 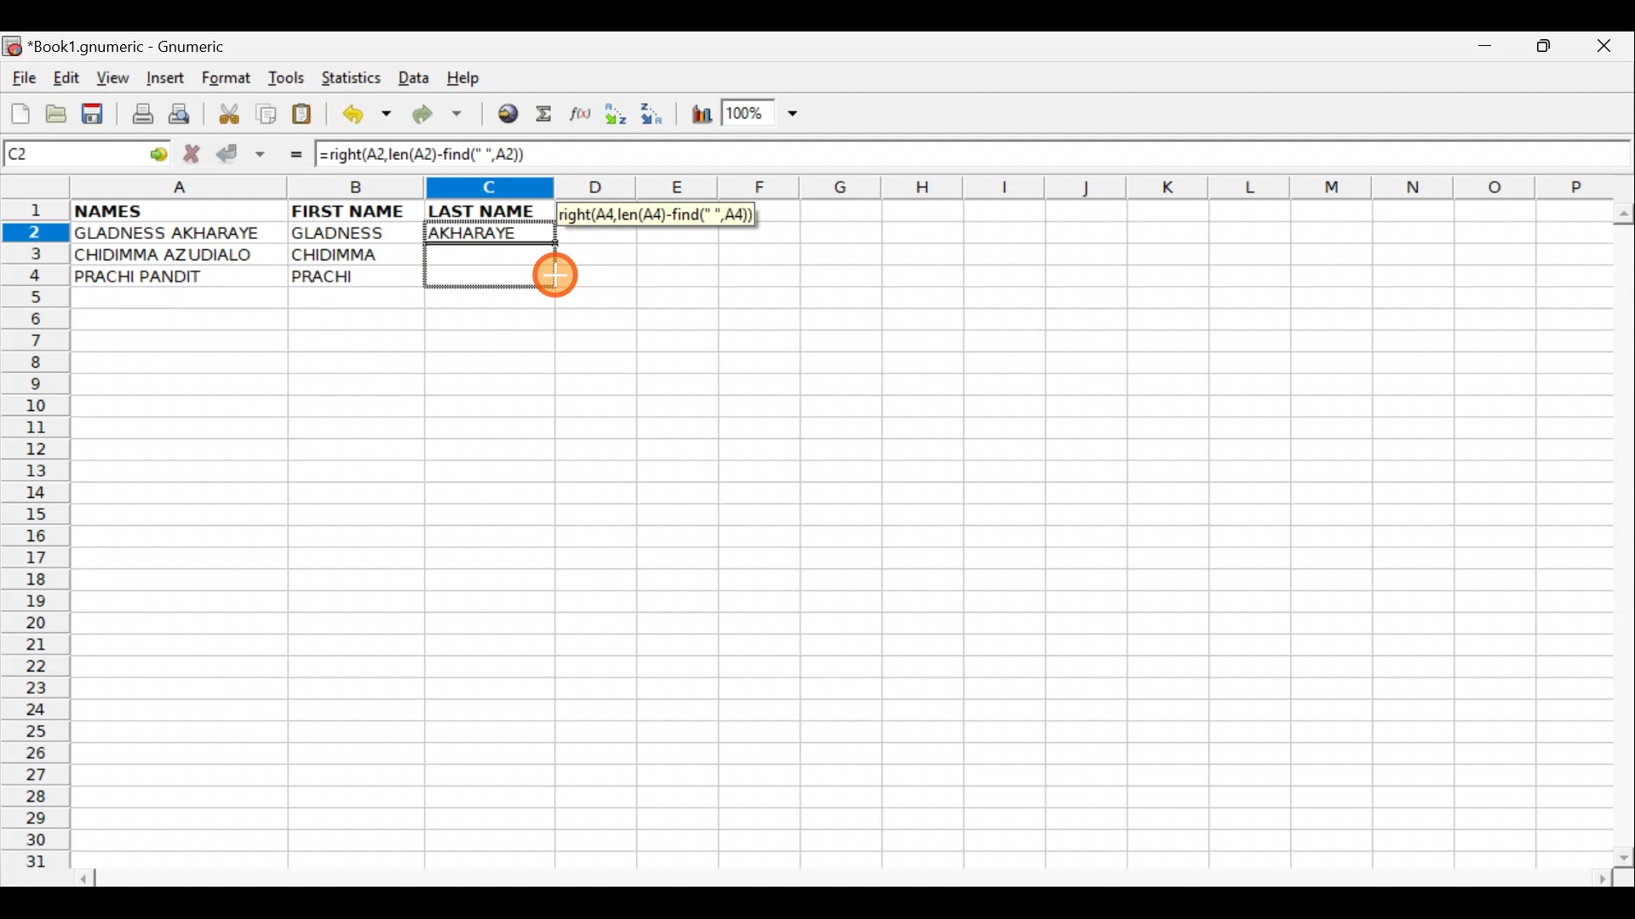 What do you see at coordinates (352, 233) in the screenshot?
I see `GLADNESS` at bounding box center [352, 233].